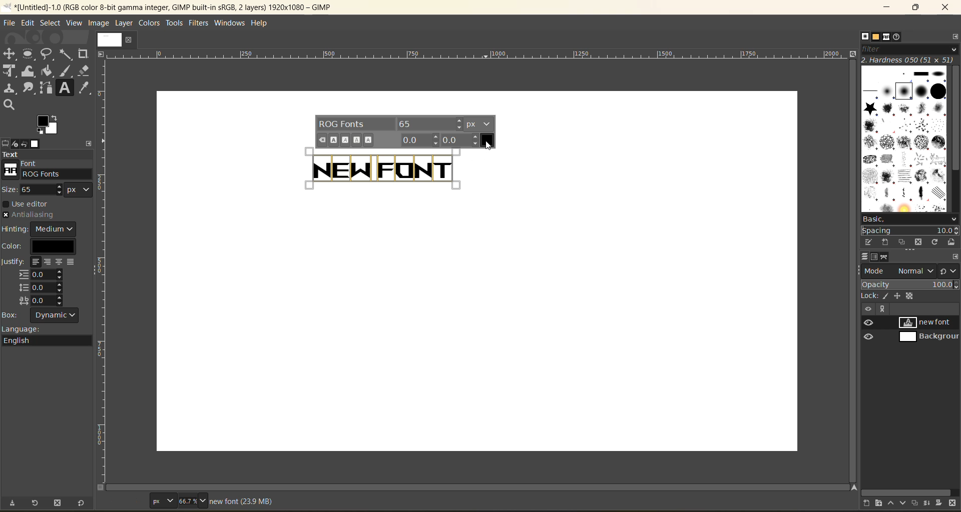 This screenshot has height=512, width=961. What do you see at coordinates (241, 501) in the screenshot?
I see `metadata` at bounding box center [241, 501].